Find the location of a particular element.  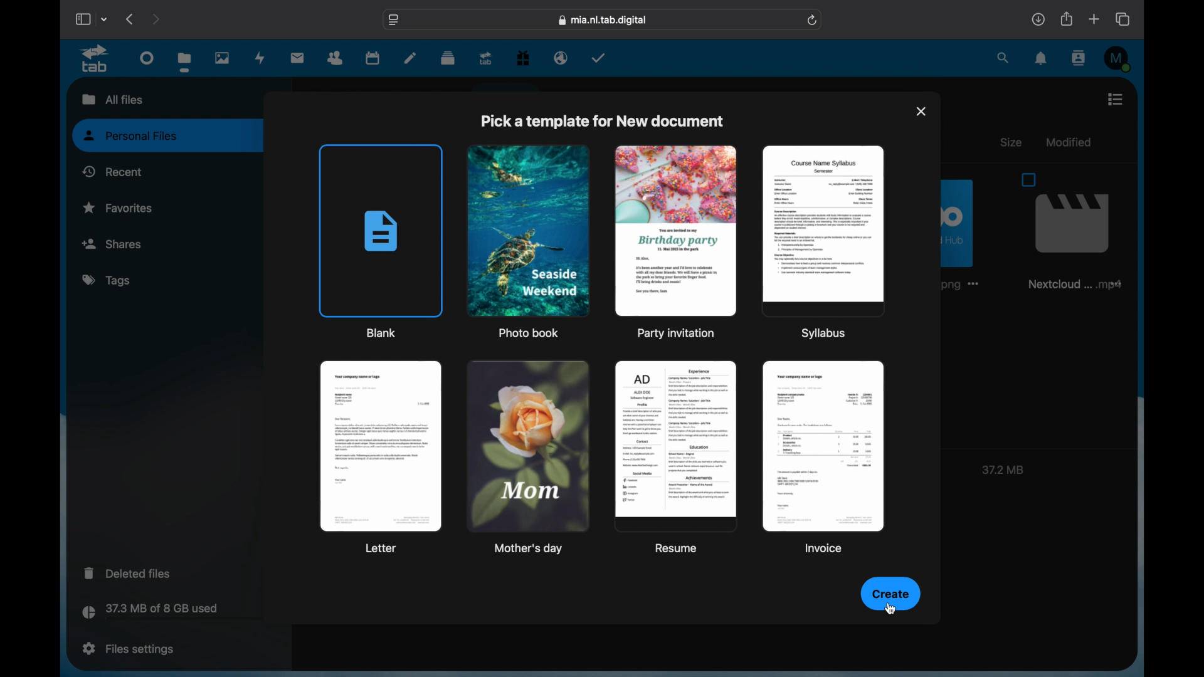

M is located at coordinates (1119, 59).